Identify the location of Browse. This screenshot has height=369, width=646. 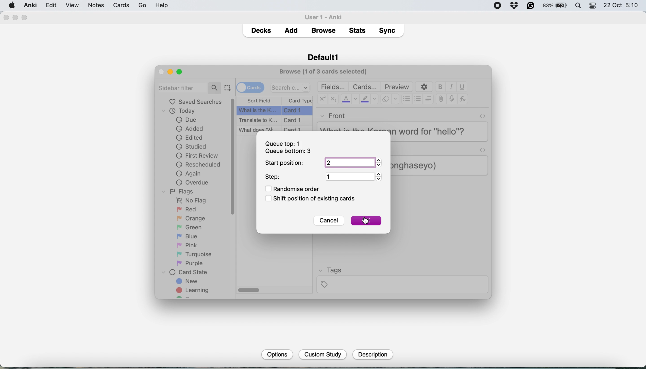
(323, 30).